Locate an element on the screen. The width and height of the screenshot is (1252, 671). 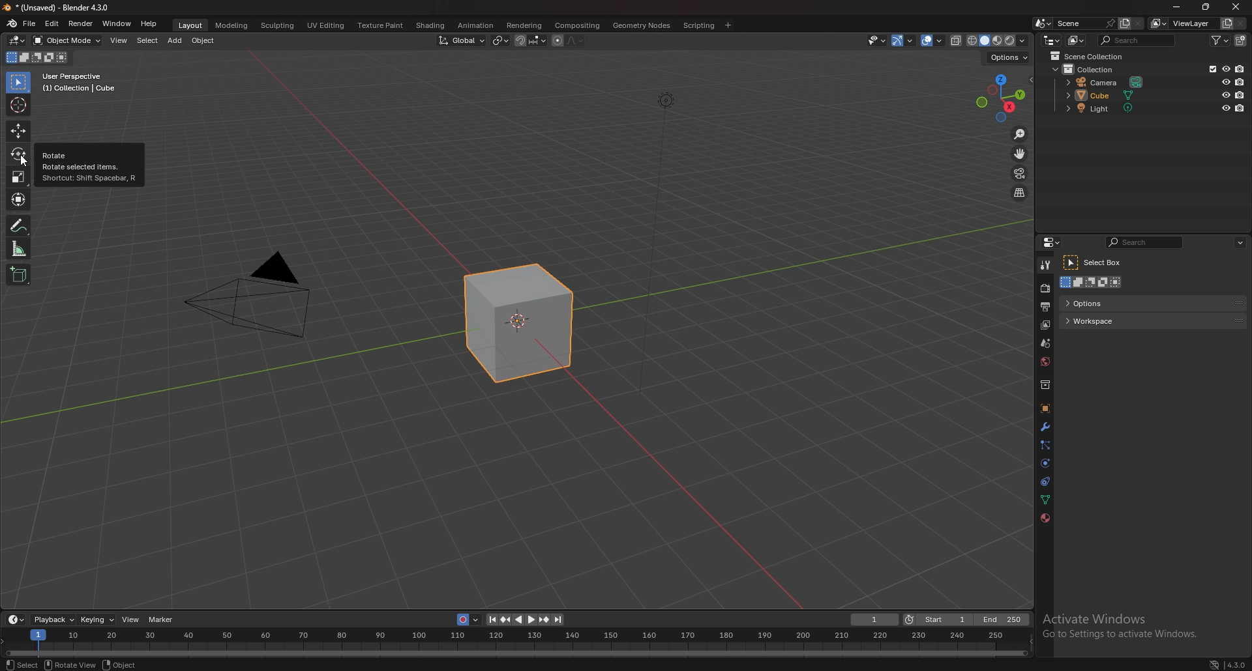
editor type is located at coordinates (18, 40).